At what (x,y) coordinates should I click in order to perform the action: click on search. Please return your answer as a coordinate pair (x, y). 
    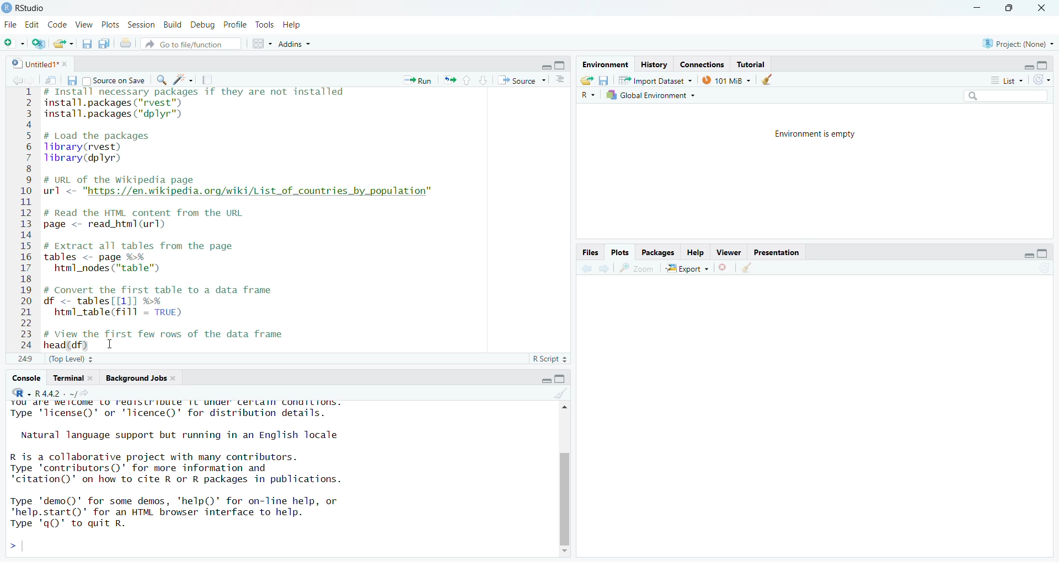
    Looking at the image, I should click on (163, 80).